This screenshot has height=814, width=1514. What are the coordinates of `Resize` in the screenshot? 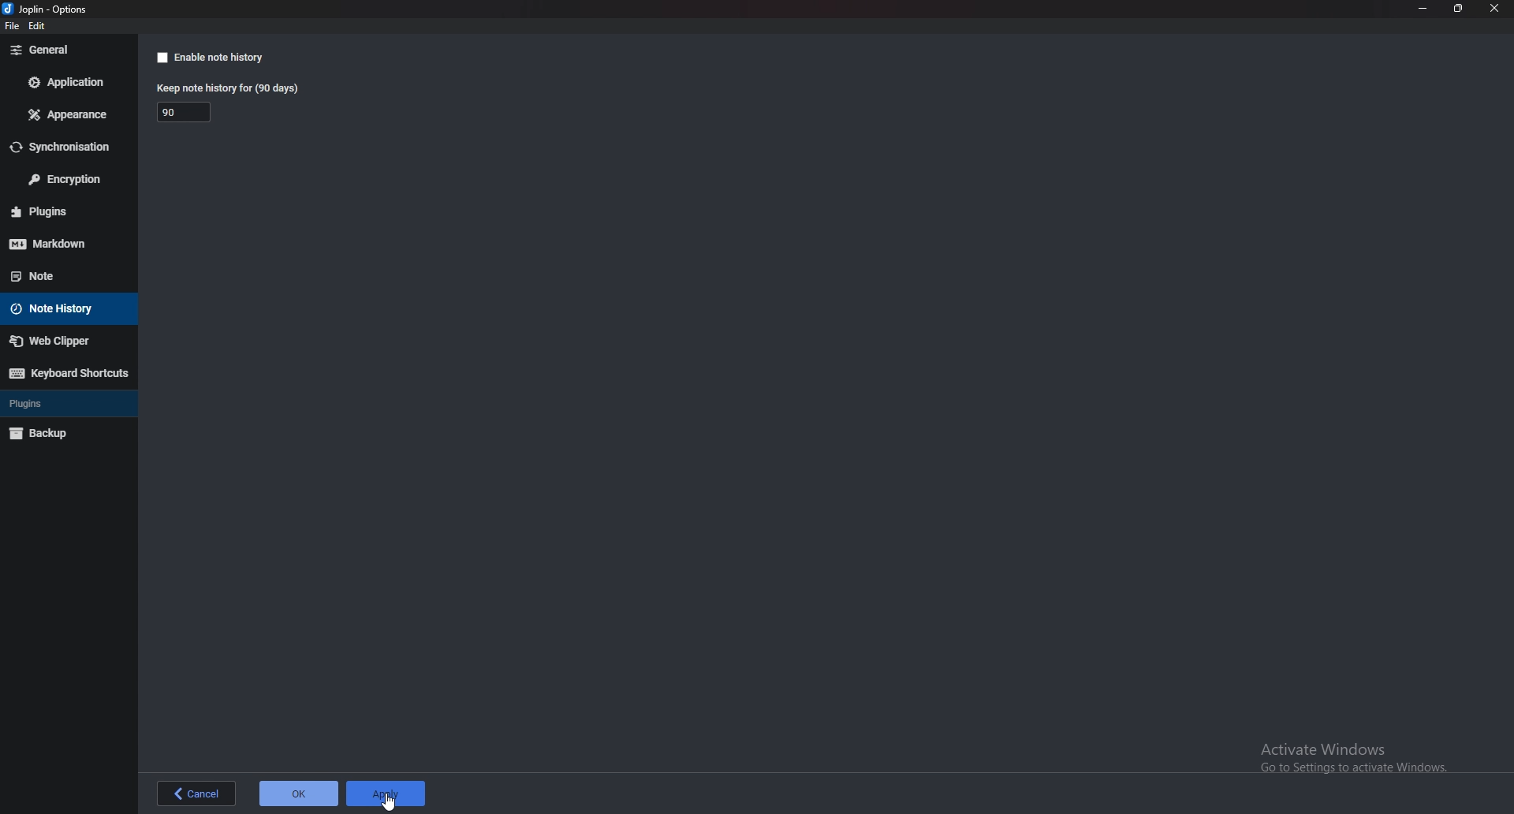 It's located at (1457, 9).